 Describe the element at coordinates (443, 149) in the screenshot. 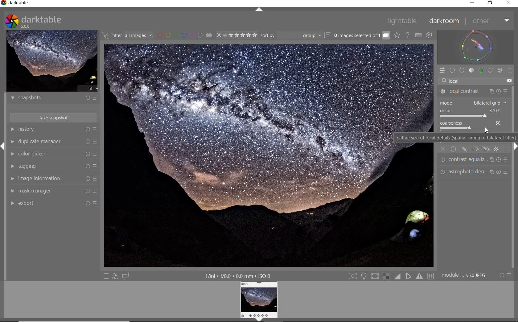

I see `off` at that location.